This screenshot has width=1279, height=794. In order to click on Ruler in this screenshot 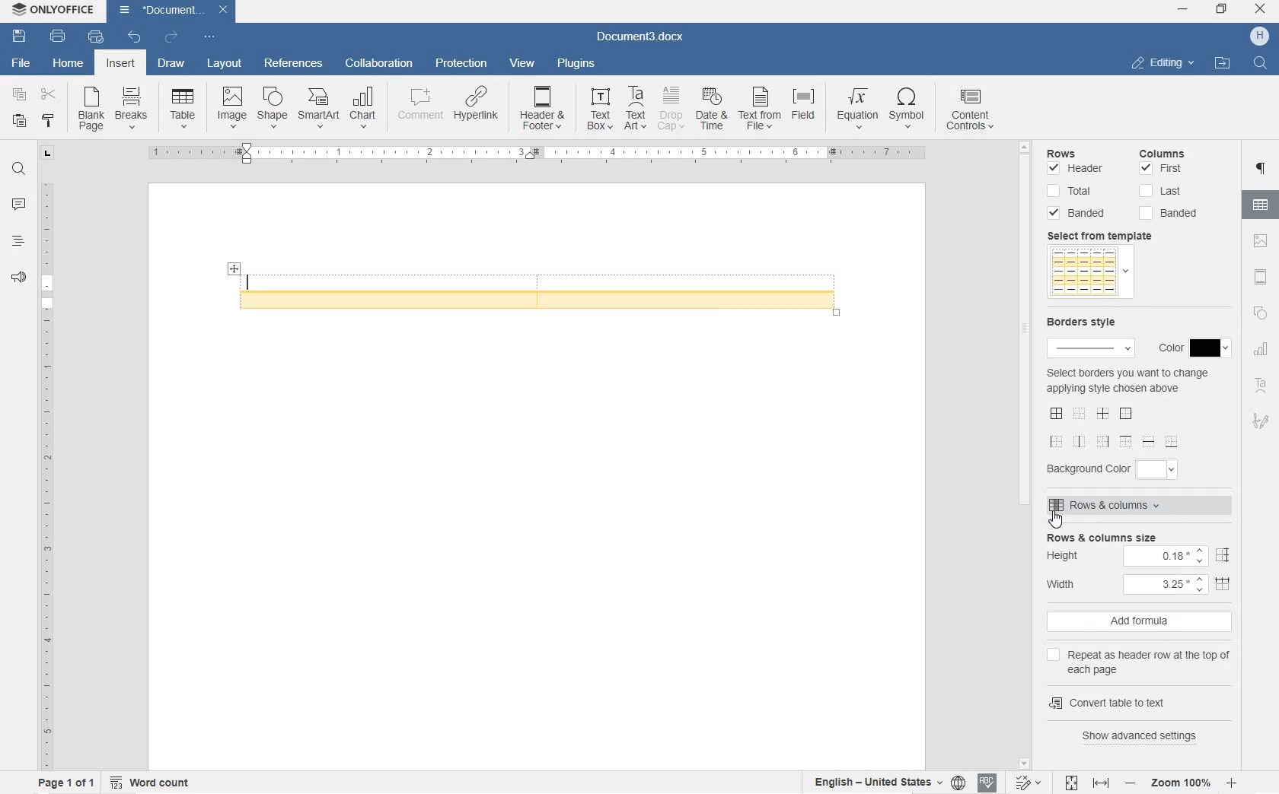, I will do `click(535, 154)`.